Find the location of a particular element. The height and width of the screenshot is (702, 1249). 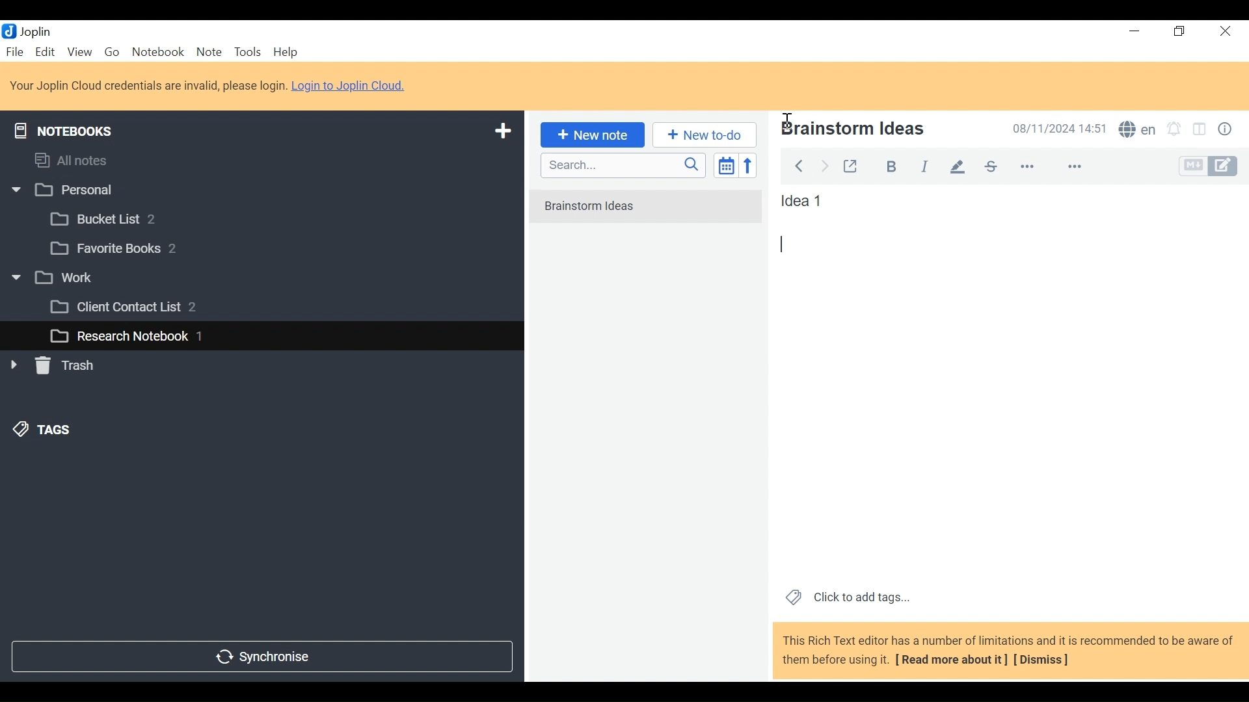

&) TAGS is located at coordinates (57, 431).